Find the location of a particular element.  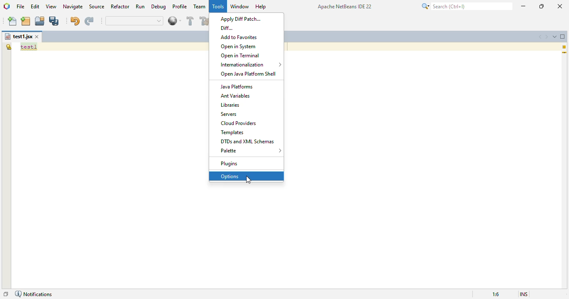

tools is located at coordinates (218, 7).